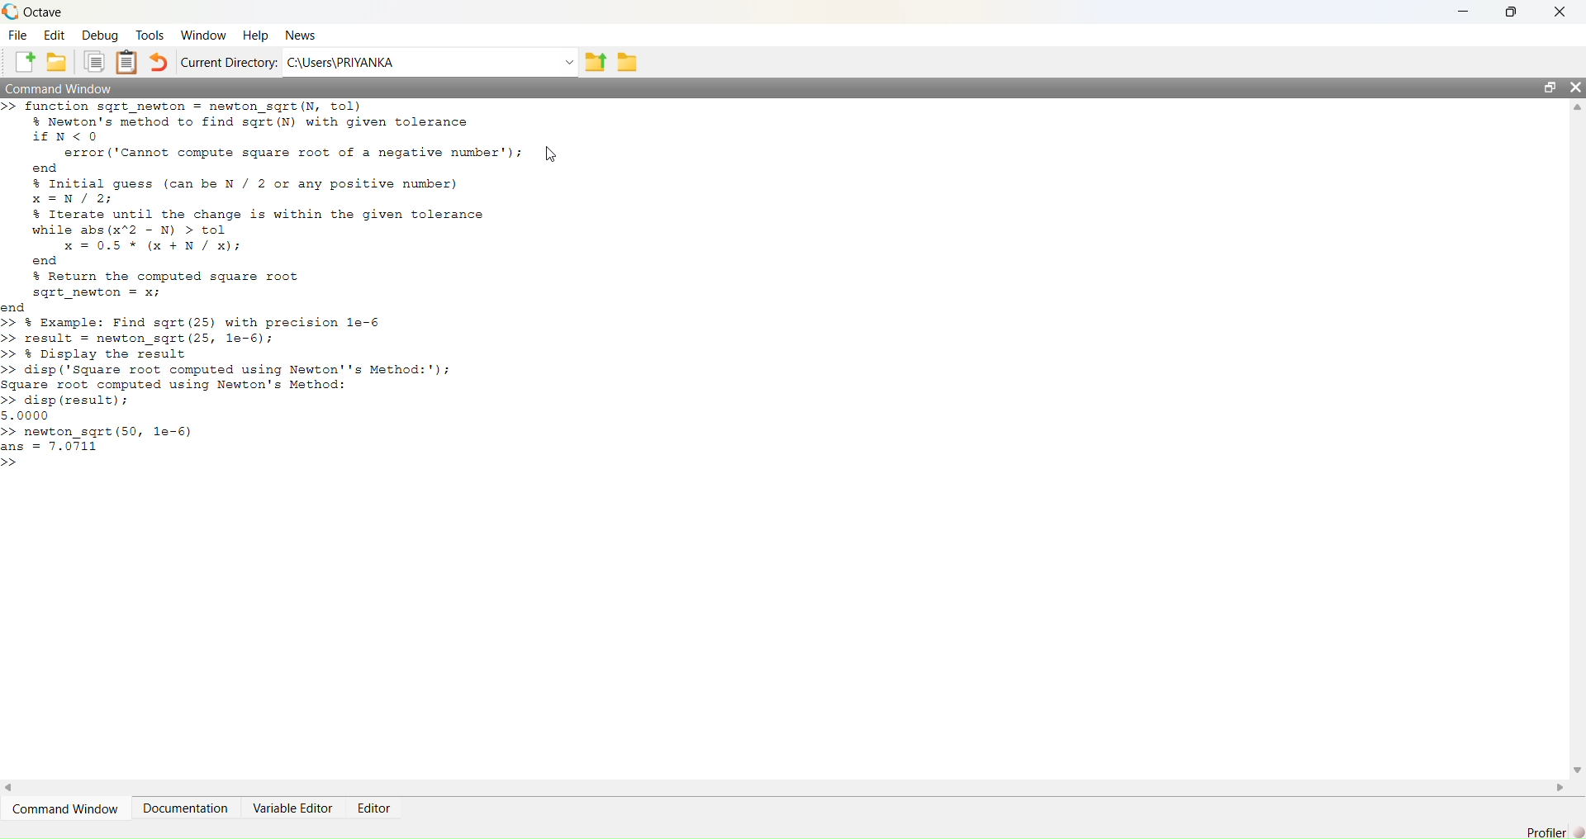  I want to click on File, so click(18, 36).